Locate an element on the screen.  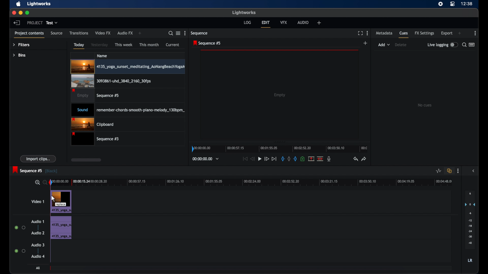
current is located at coordinates (173, 45).